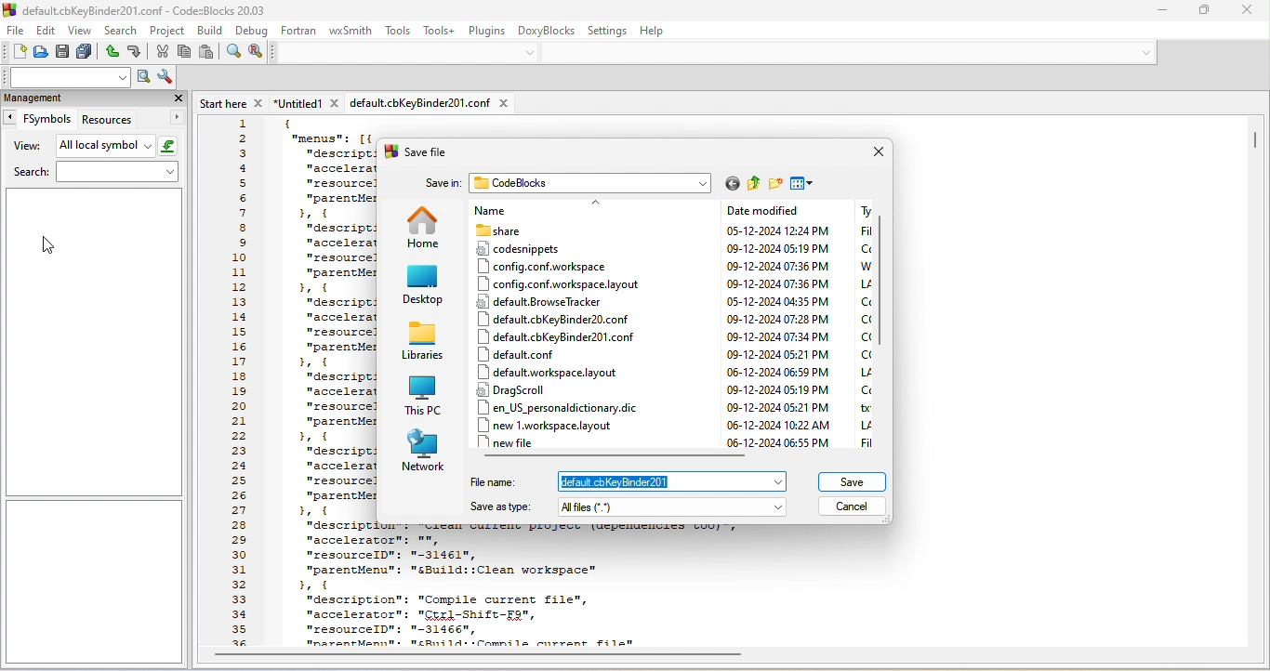 The width and height of the screenshot is (1270, 671). Describe the element at coordinates (353, 30) in the screenshot. I see `wxsmith` at that location.